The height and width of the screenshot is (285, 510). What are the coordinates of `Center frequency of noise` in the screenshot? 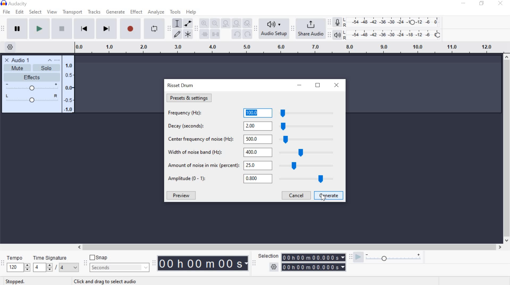 It's located at (253, 138).